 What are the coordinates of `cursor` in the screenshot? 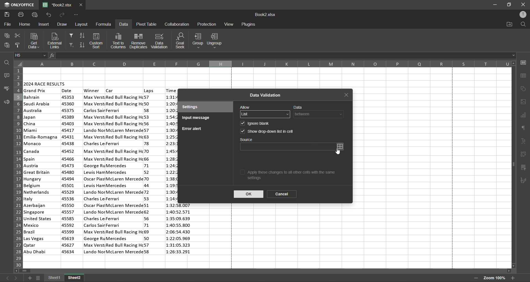 It's located at (338, 153).